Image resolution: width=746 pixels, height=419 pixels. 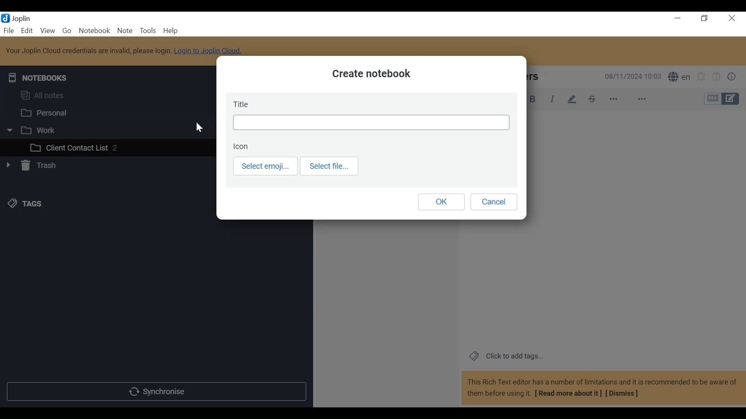 What do you see at coordinates (242, 147) in the screenshot?
I see `Icon` at bounding box center [242, 147].